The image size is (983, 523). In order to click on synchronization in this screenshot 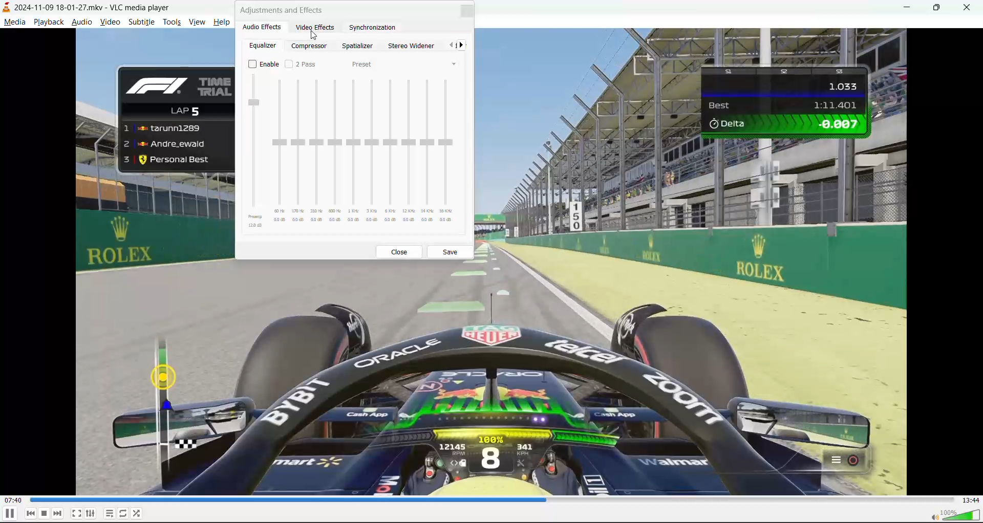, I will do `click(375, 28)`.